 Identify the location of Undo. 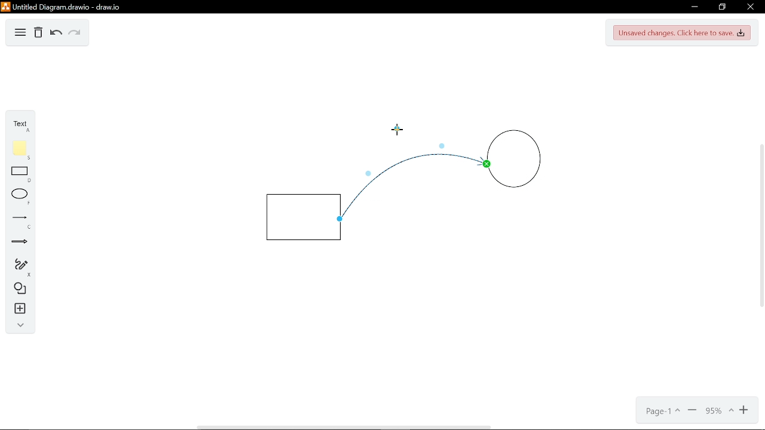
(55, 33).